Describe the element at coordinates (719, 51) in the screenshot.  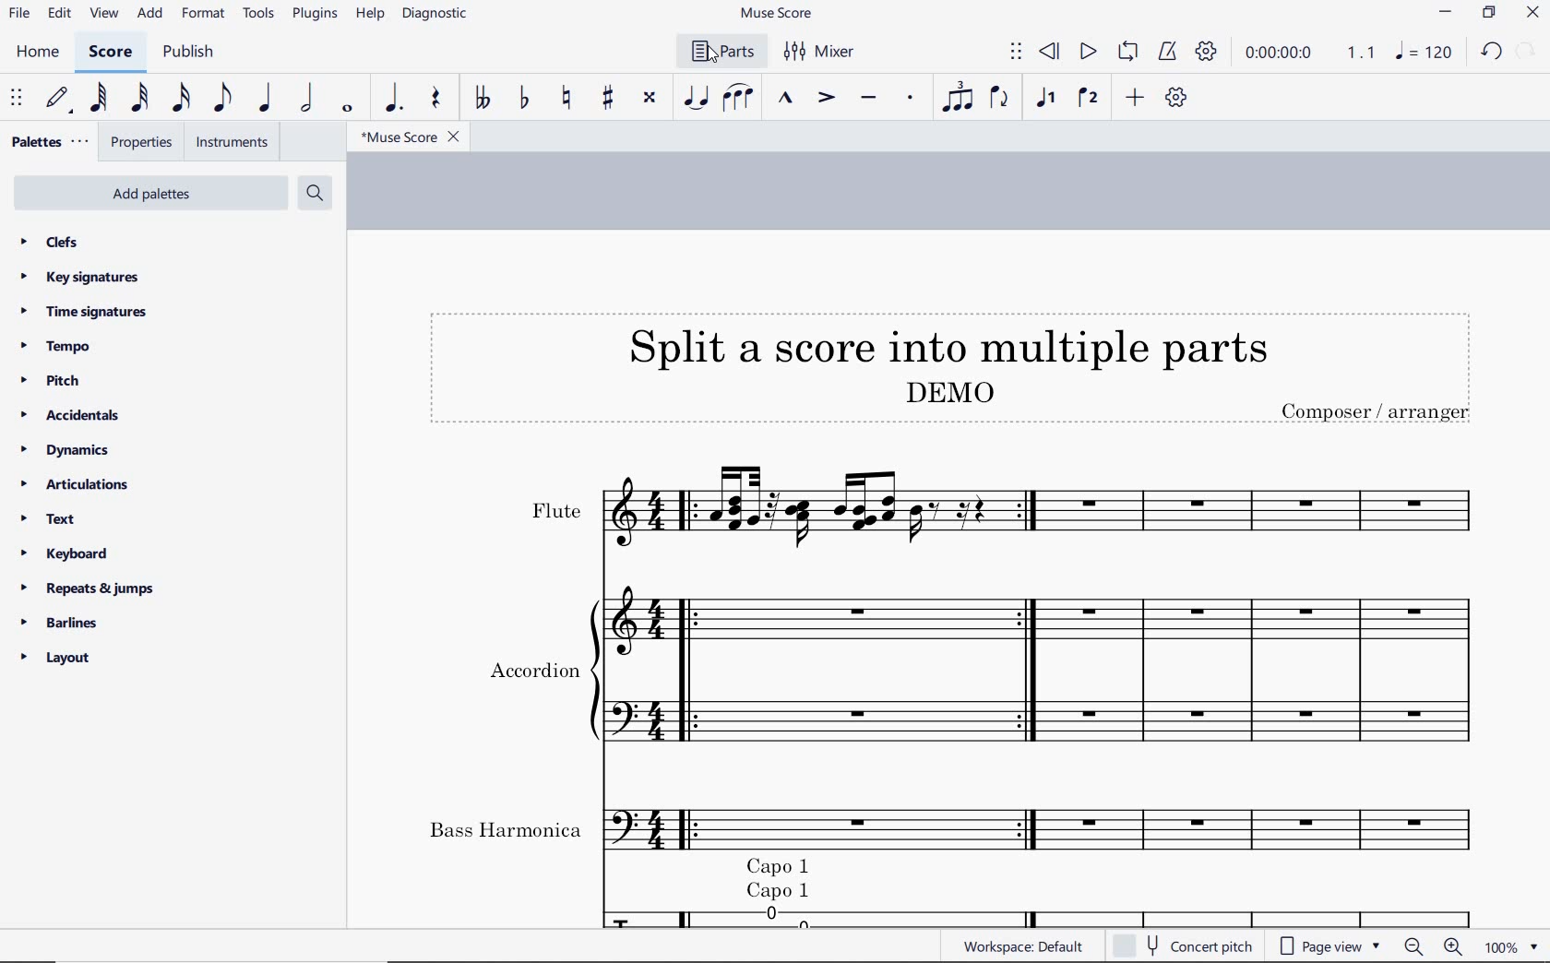
I see `parts` at that location.